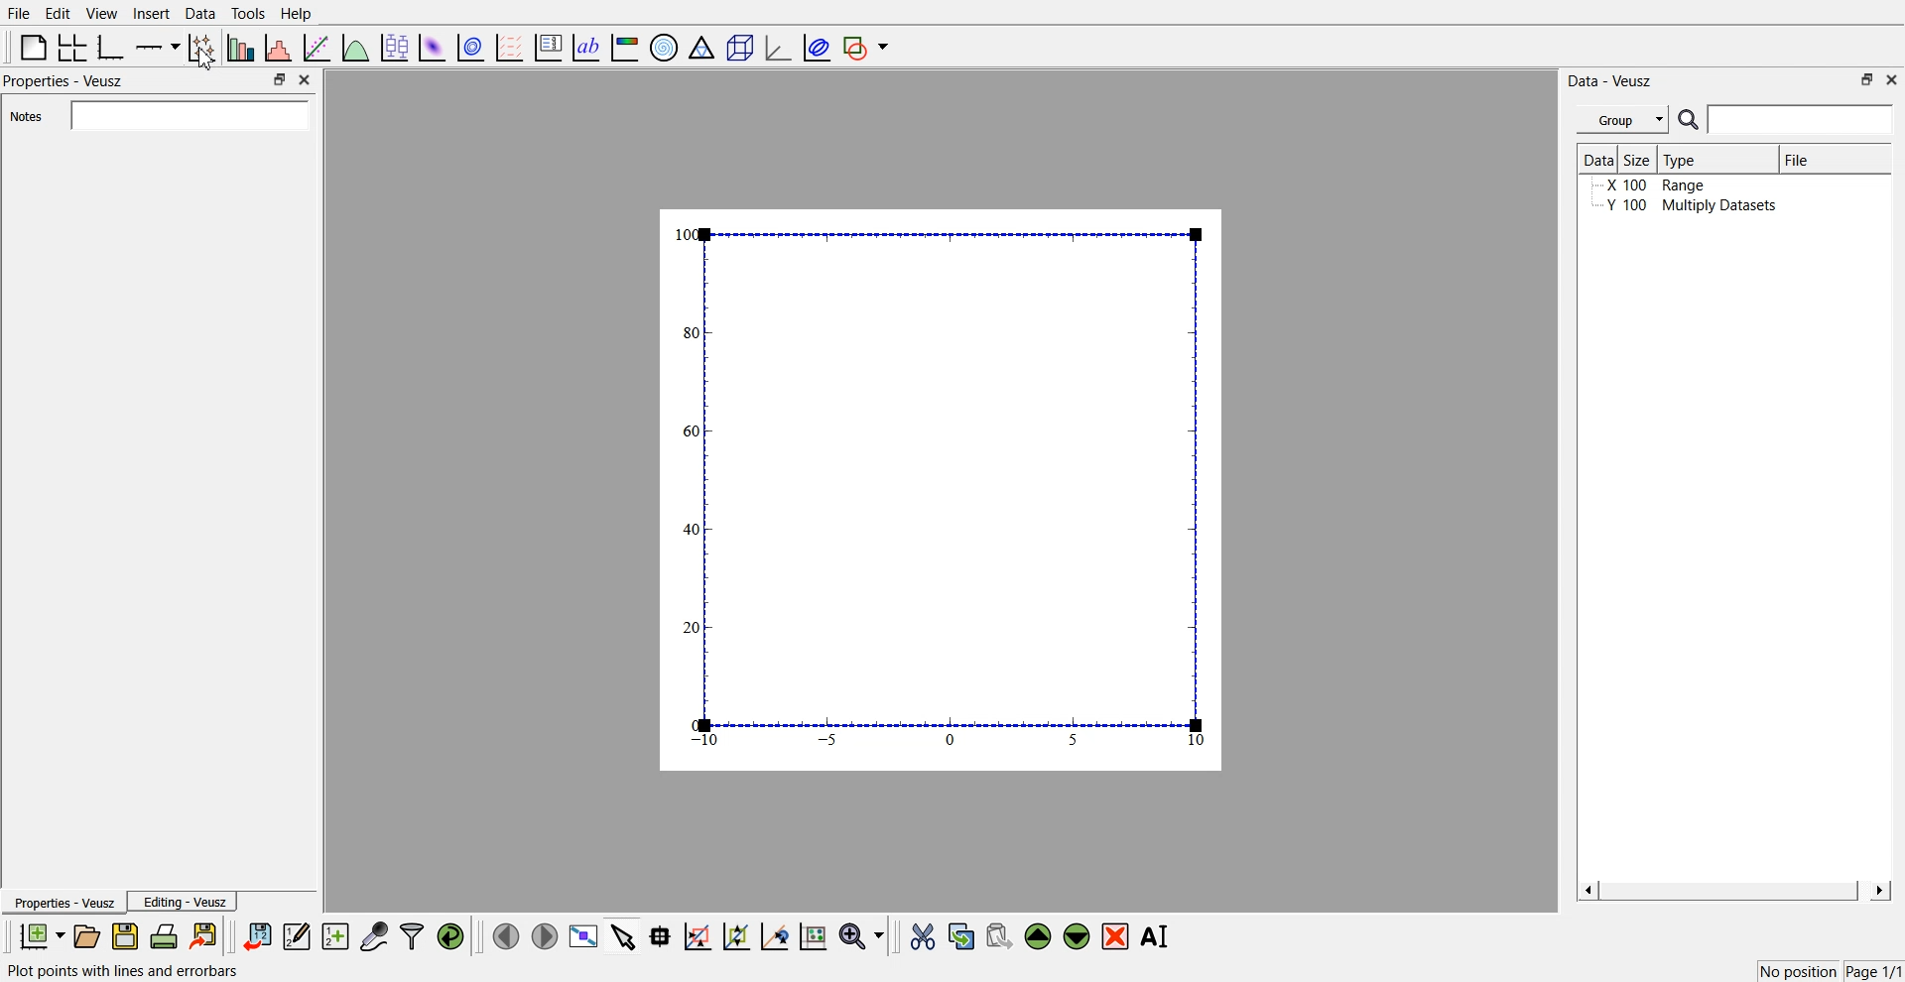  What do you see at coordinates (149, 14) in the screenshot?
I see `Insert` at bounding box center [149, 14].